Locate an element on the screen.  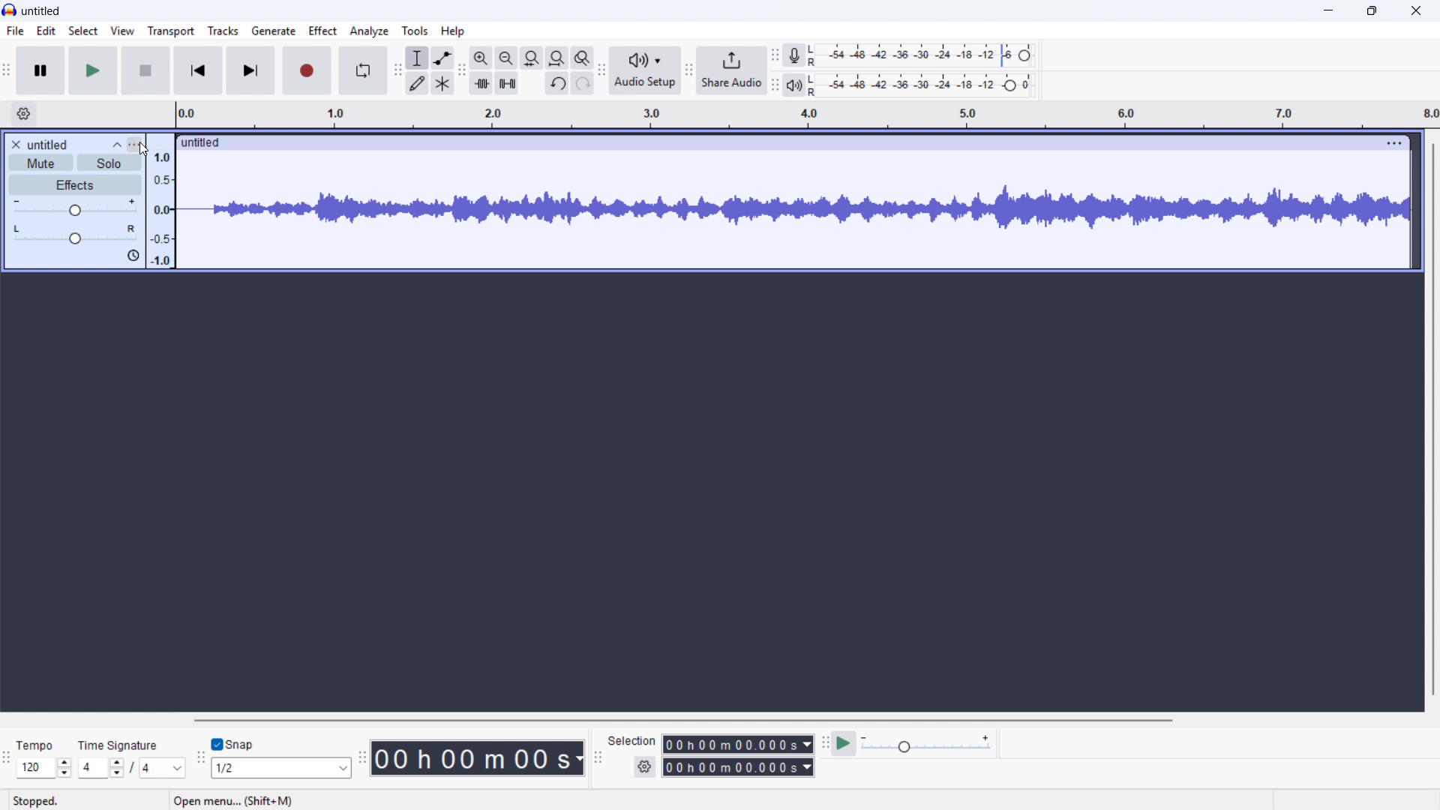
Timestamp  is located at coordinates (479, 758).